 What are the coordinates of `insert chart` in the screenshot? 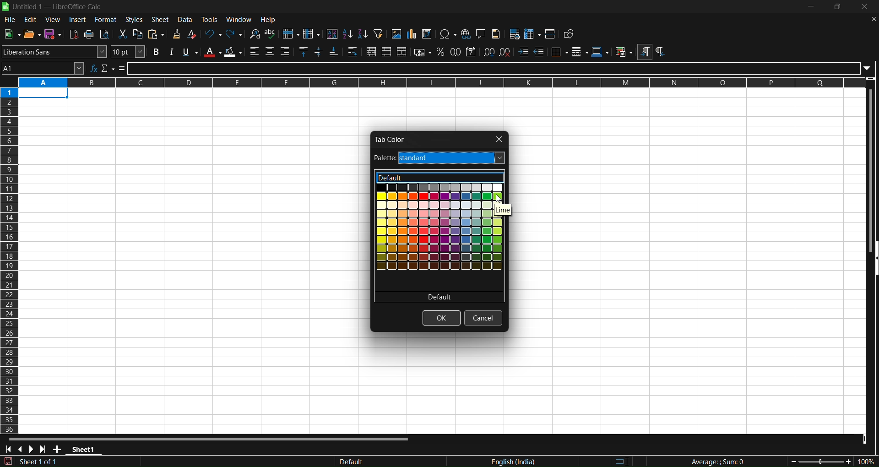 It's located at (411, 34).